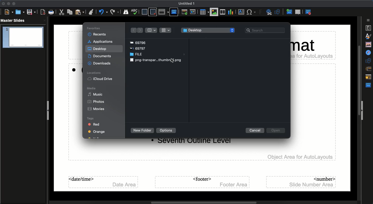 This screenshot has width=373, height=204. Describe the element at coordinates (101, 42) in the screenshot. I see `Applications` at that location.